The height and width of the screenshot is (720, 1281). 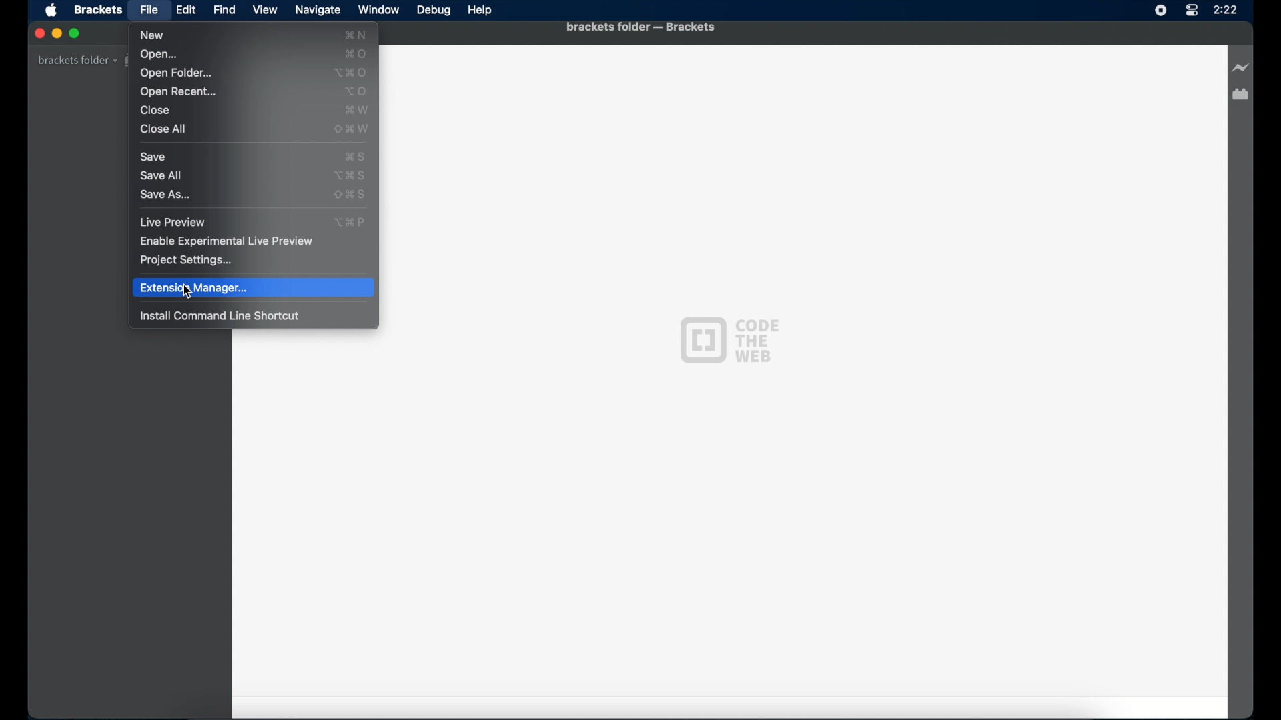 What do you see at coordinates (352, 222) in the screenshot?
I see `live  preview shortcut` at bounding box center [352, 222].